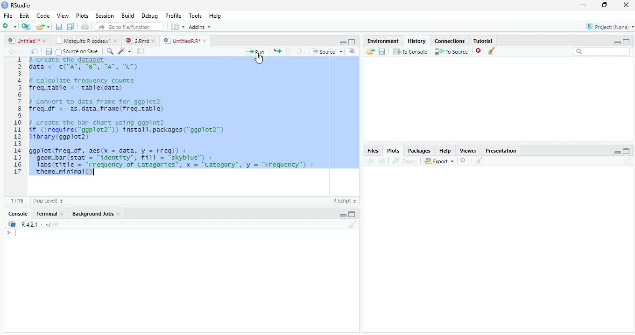 The height and width of the screenshot is (335, 635). What do you see at coordinates (24, 16) in the screenshot?
I see `Edit` at bounding box center [24, 16].